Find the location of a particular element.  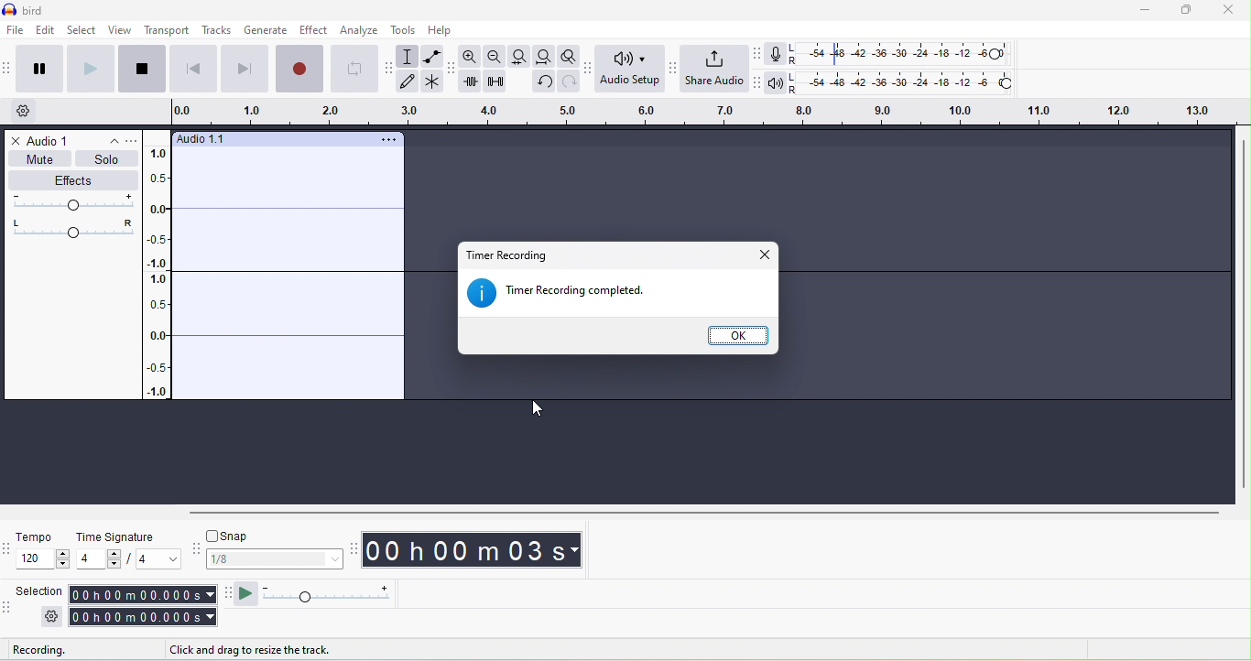

Cursor is located at coordinates (528, 407).